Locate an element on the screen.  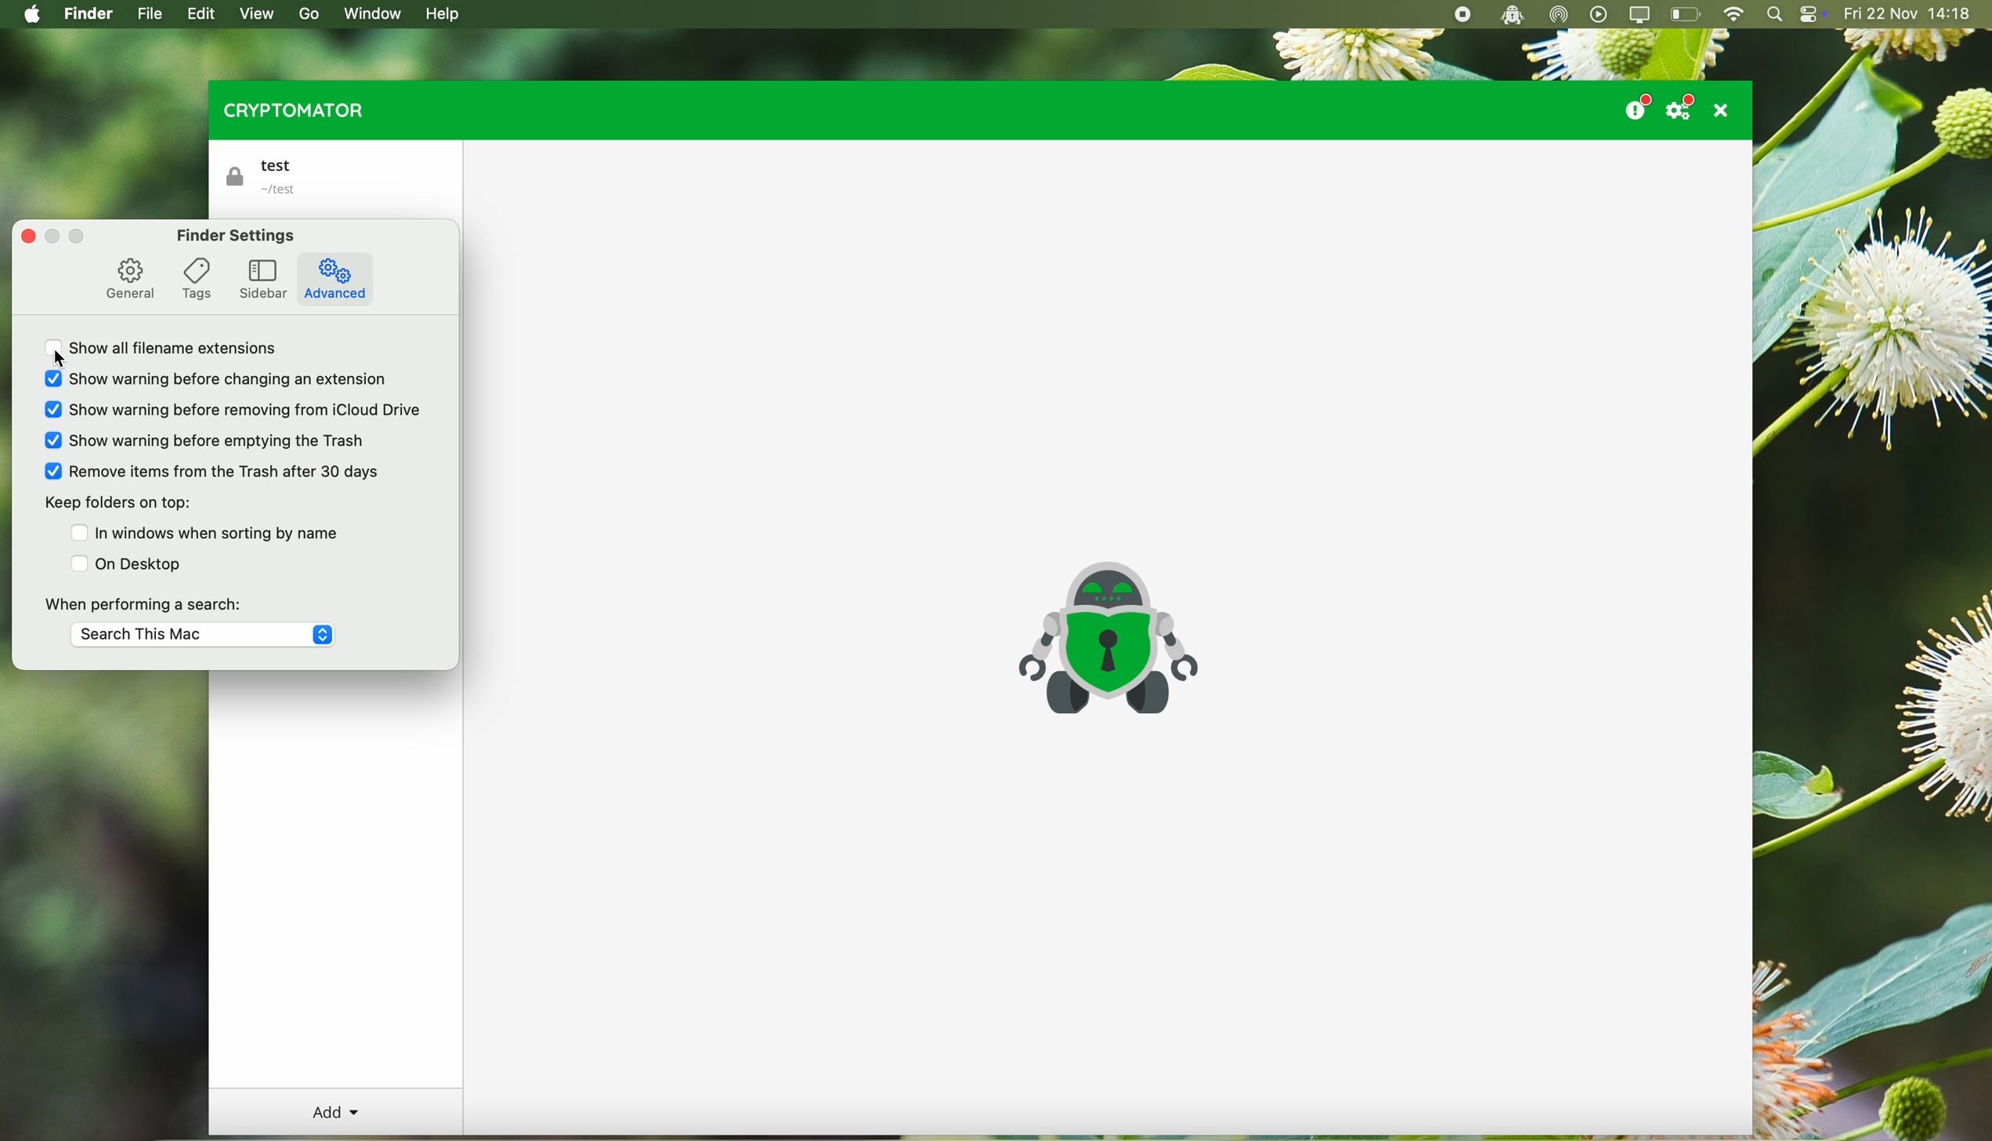
cryptomator is located at coordinates (290, 110).